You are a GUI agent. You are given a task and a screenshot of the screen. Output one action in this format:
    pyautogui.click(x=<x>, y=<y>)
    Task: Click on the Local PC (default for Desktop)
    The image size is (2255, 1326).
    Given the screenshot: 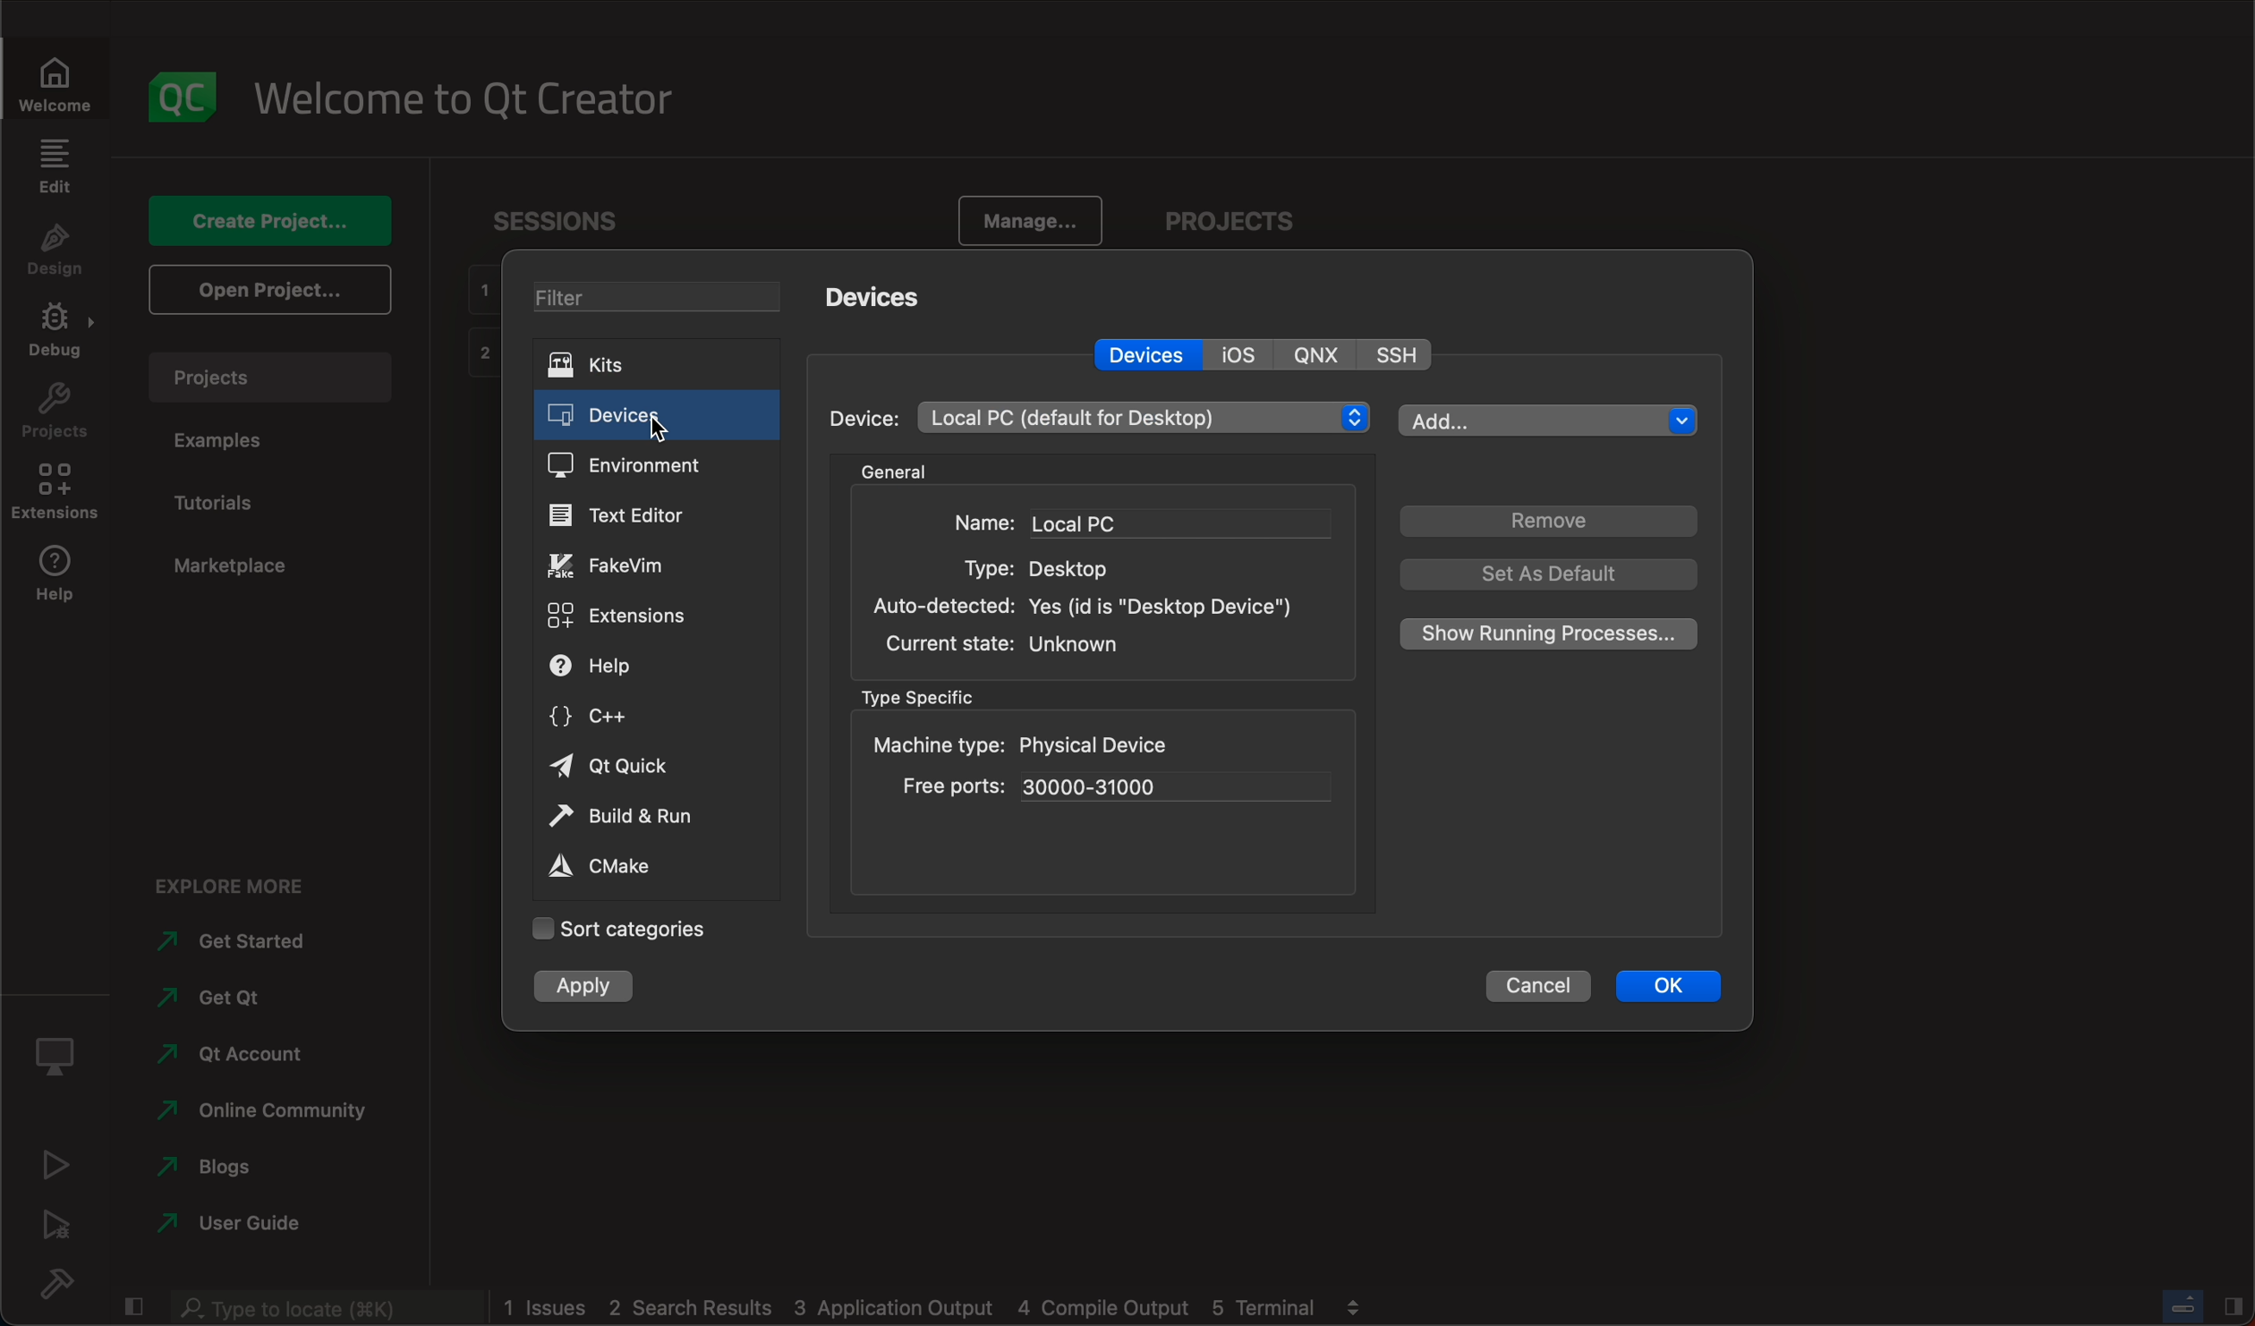 What is the action you would take?
    pyautogui.click(x=1143, y=419)
    